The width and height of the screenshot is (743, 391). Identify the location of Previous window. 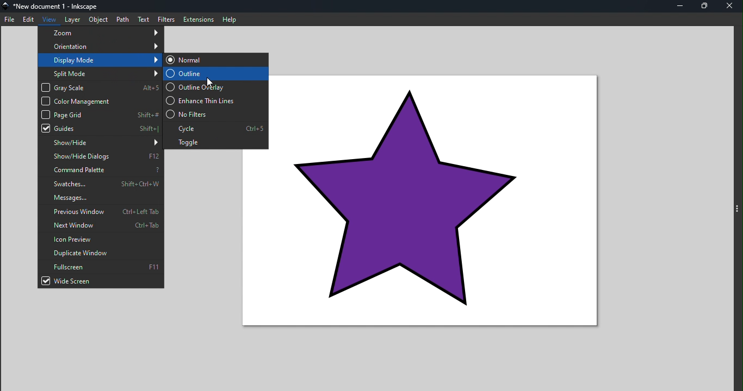
(101, 212).